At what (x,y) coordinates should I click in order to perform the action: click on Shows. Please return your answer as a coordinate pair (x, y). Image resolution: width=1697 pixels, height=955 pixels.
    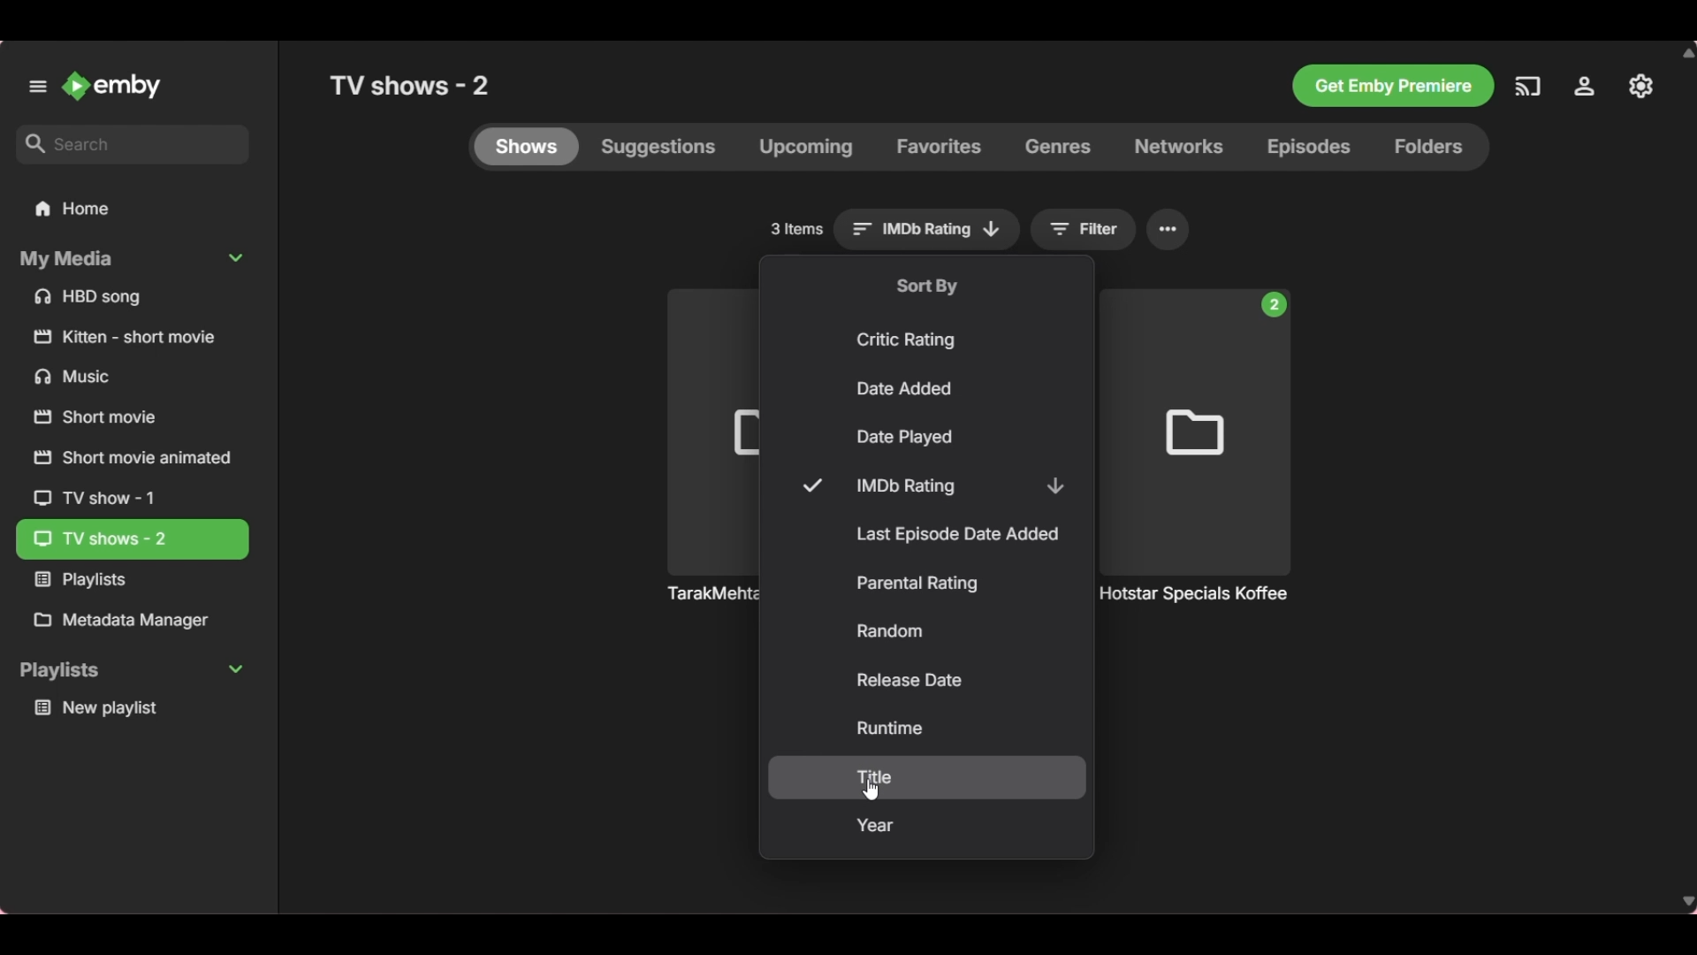
    Looking at the image, I should click on (526, 147).